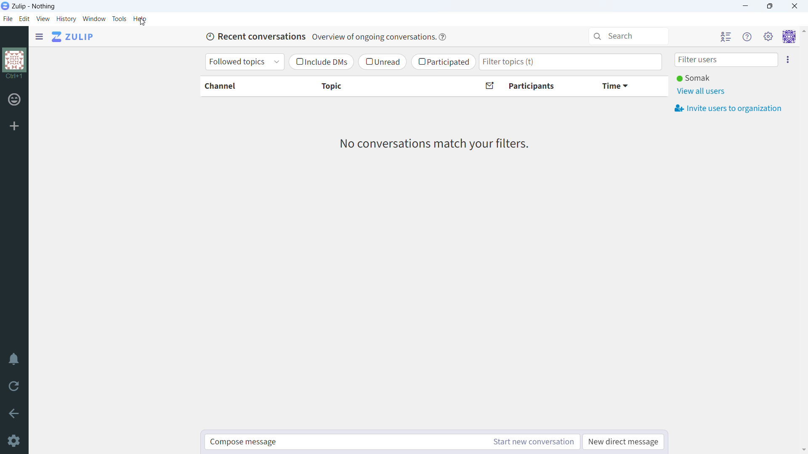  I want to click on options to invite users, so click(789, 59).